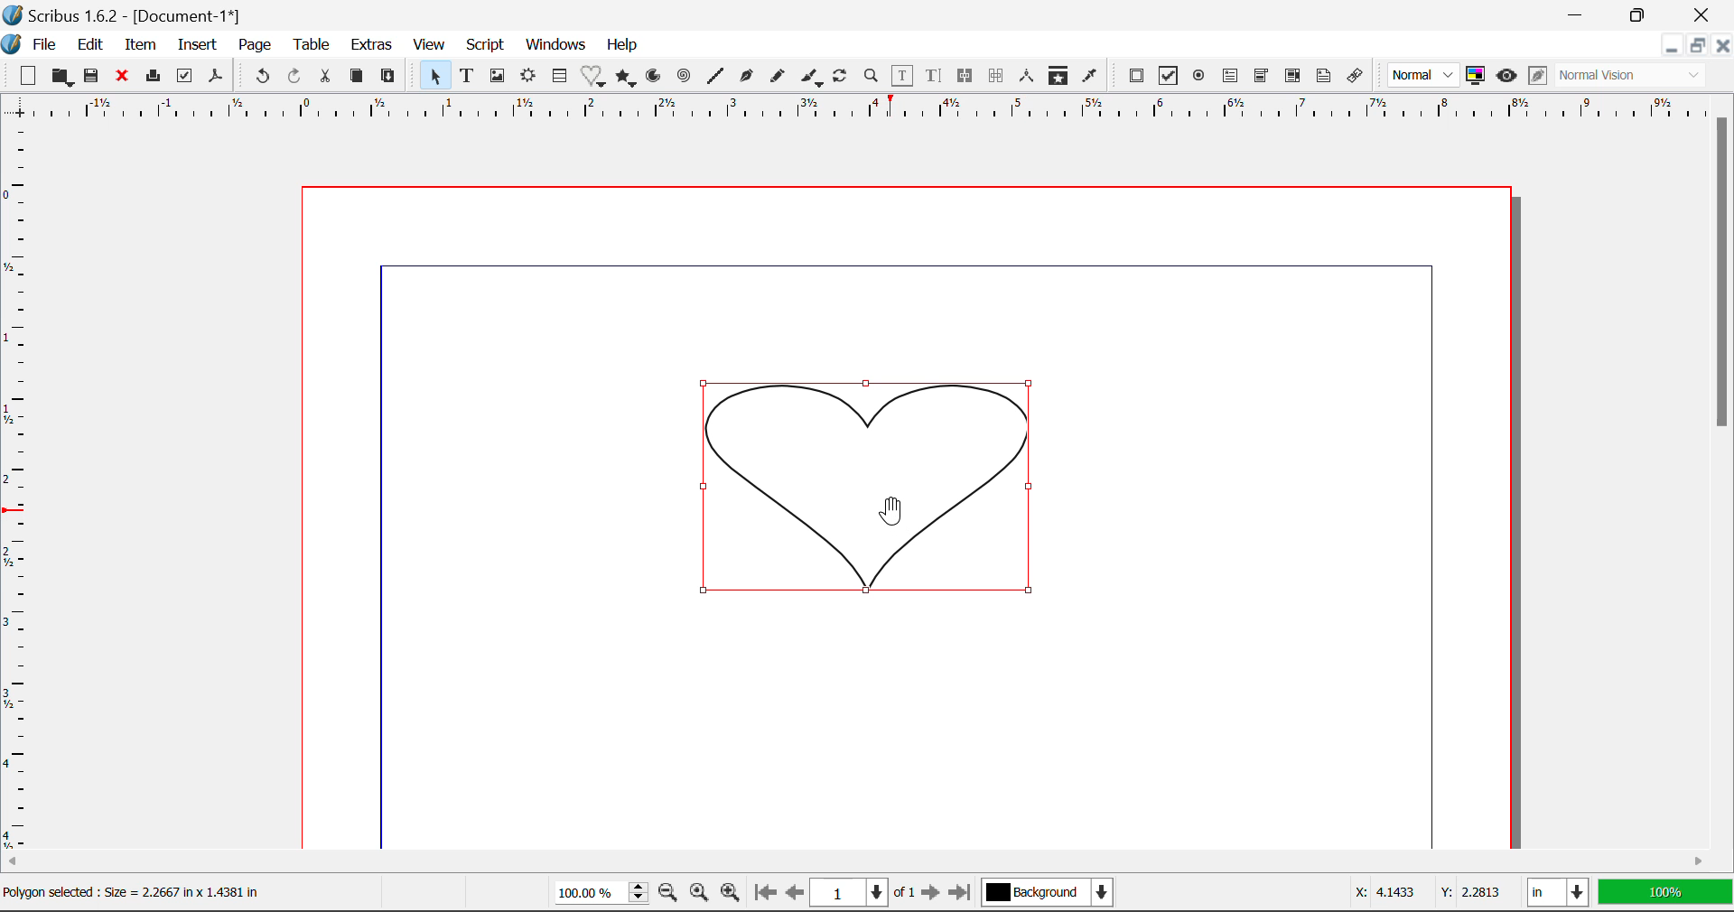 This screenshot has width=1734, height=912. I want to click on Item, so click(141, 46).